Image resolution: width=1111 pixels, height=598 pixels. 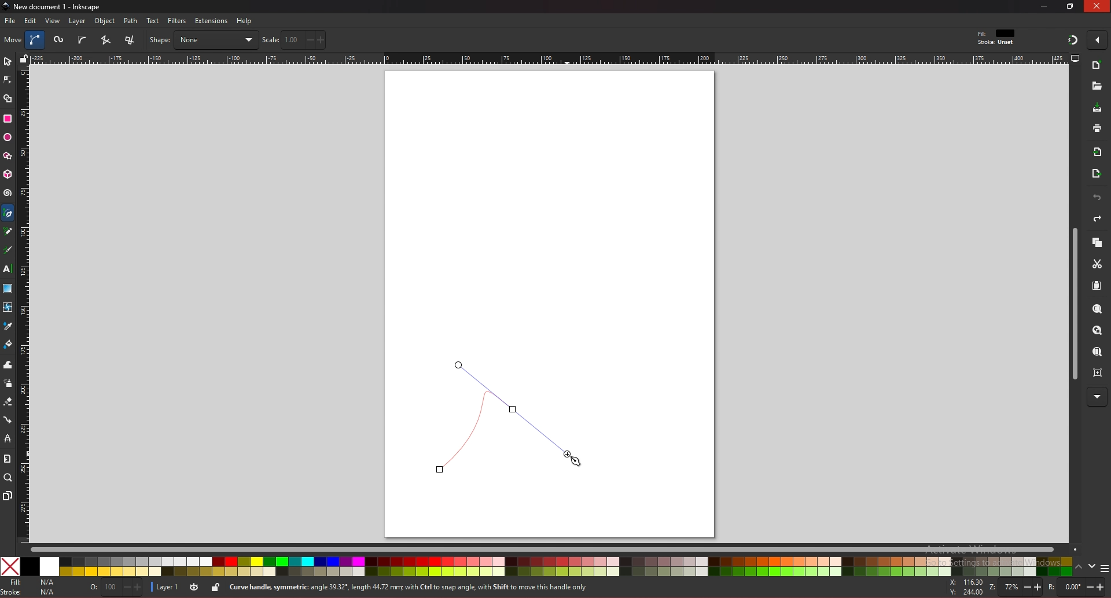 I want to click on spray, so click(x=8, y=383).